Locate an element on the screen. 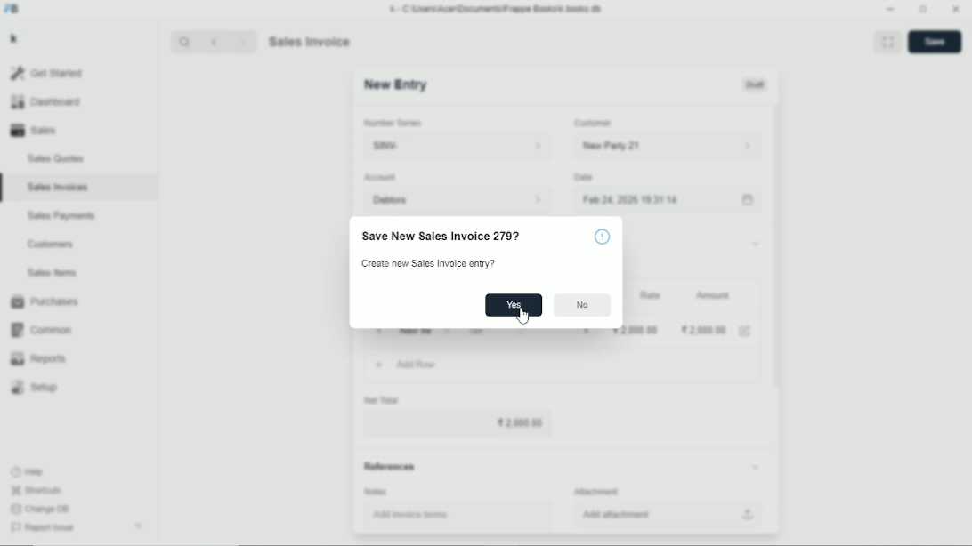 This screenshot has height=546, width=972. Add invoice items is located at coordinates (409, 514).